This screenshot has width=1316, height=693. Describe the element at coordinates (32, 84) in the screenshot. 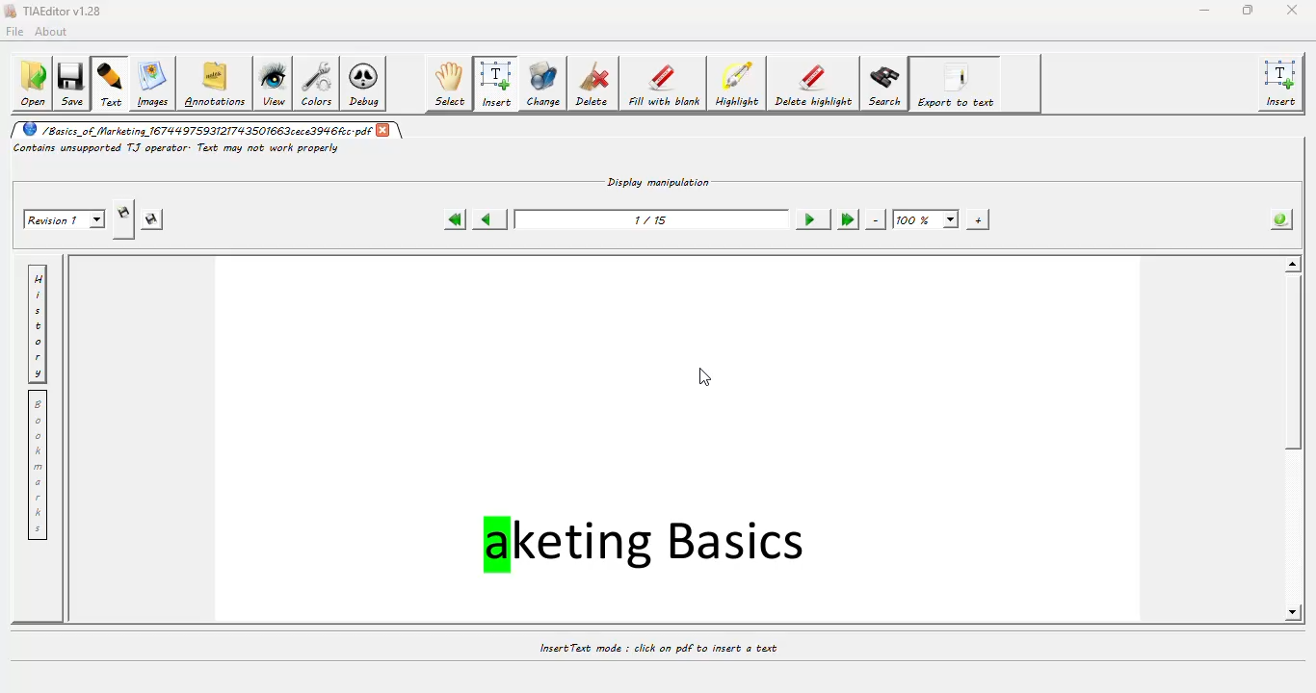

I see `open` at that location.